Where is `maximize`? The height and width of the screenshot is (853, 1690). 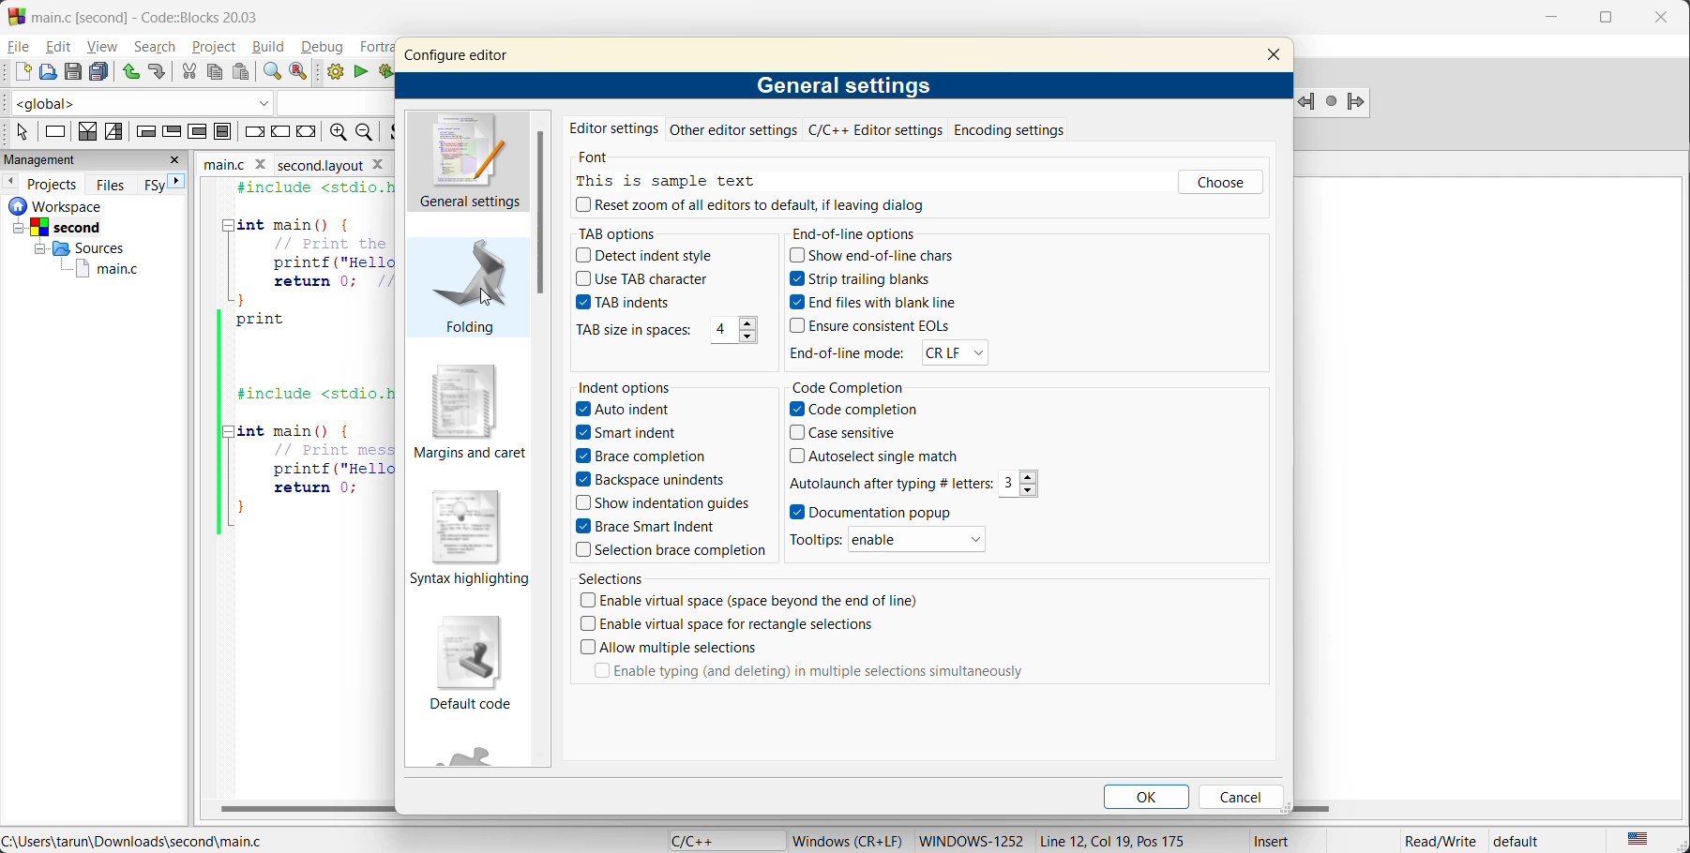
maximize is located at coordinates (1607, 21).